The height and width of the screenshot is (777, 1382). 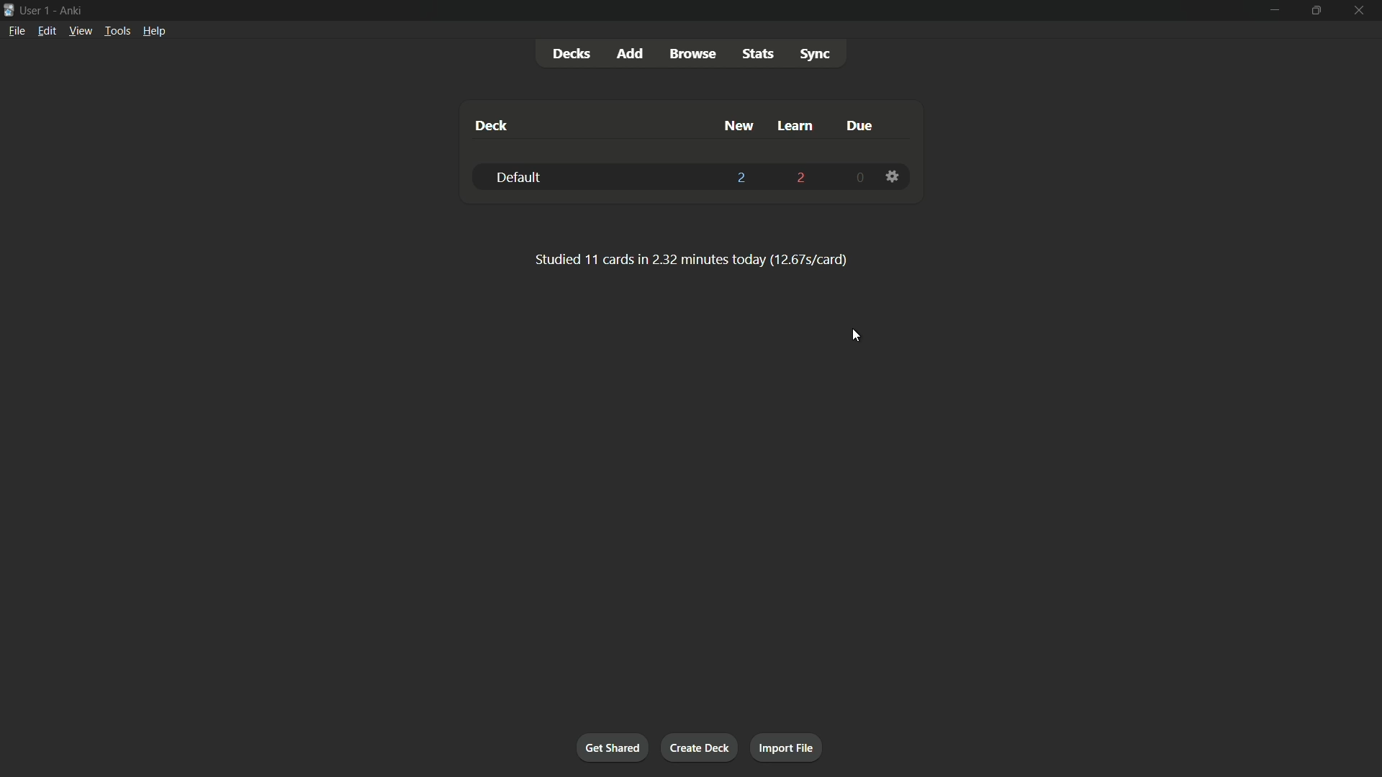 I want to click on learn, so click(x=796, y=125).